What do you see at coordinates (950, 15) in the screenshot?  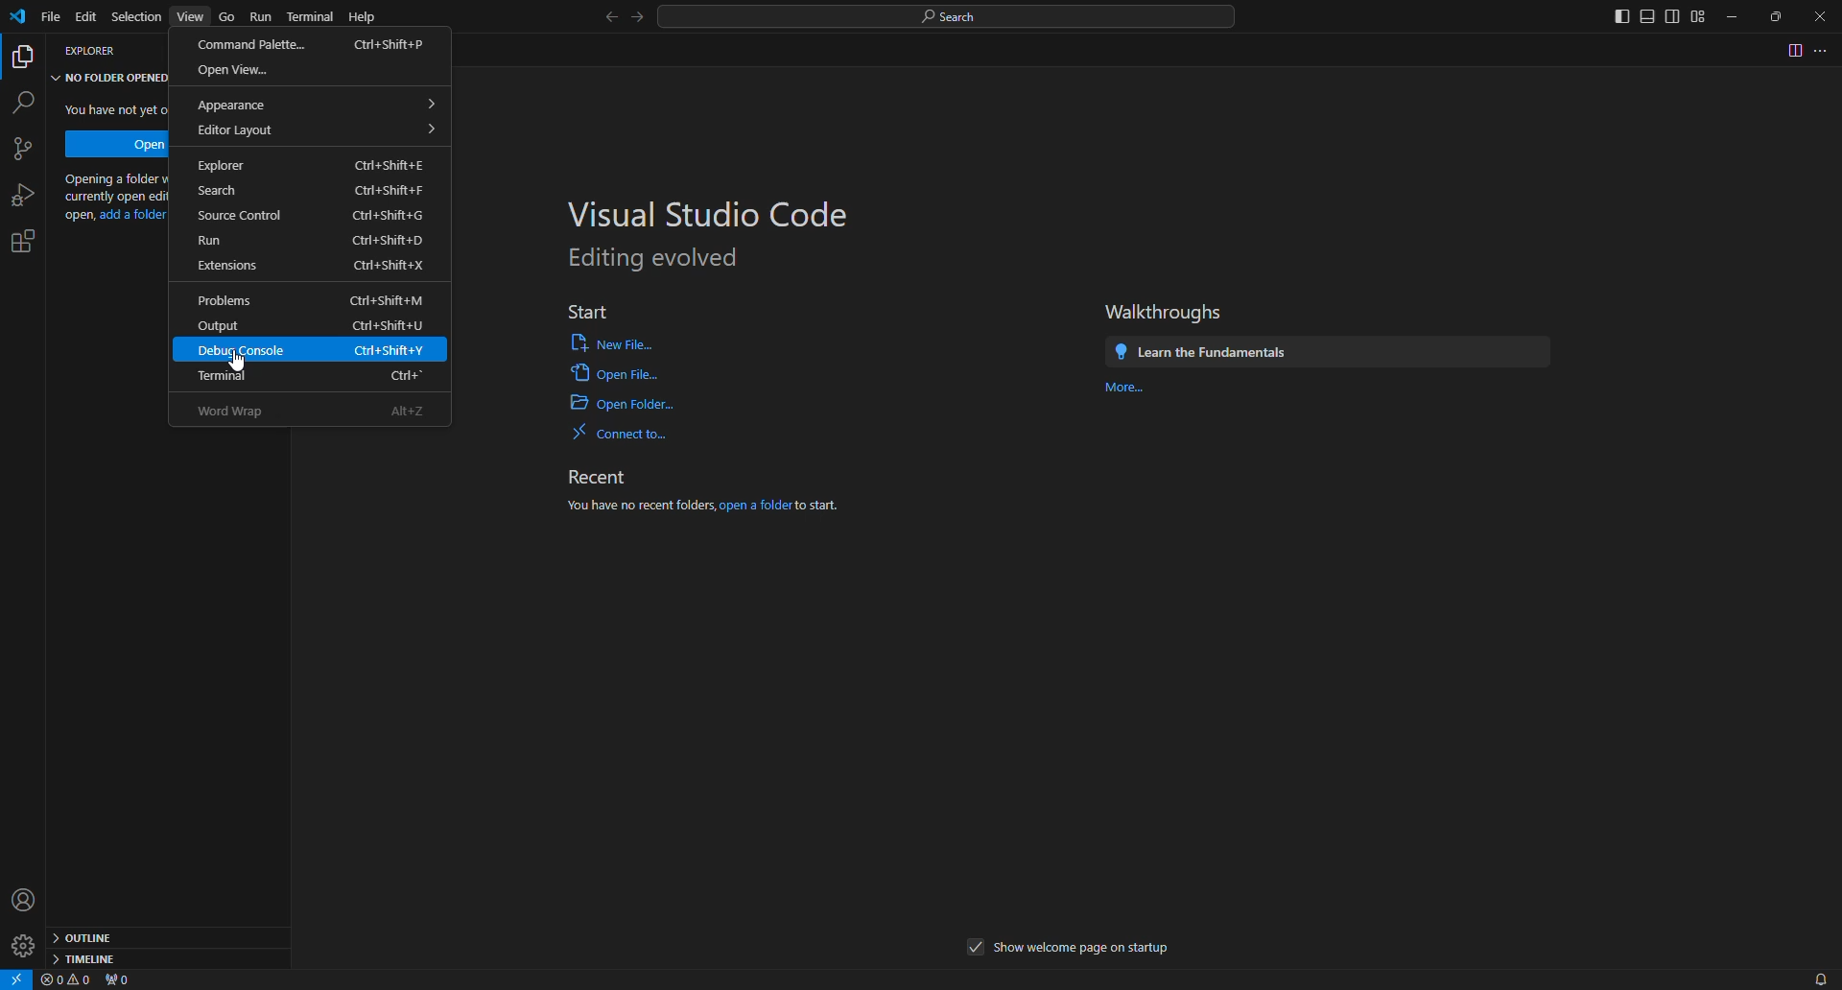 I see `Search` at bounding box center [950, 15].